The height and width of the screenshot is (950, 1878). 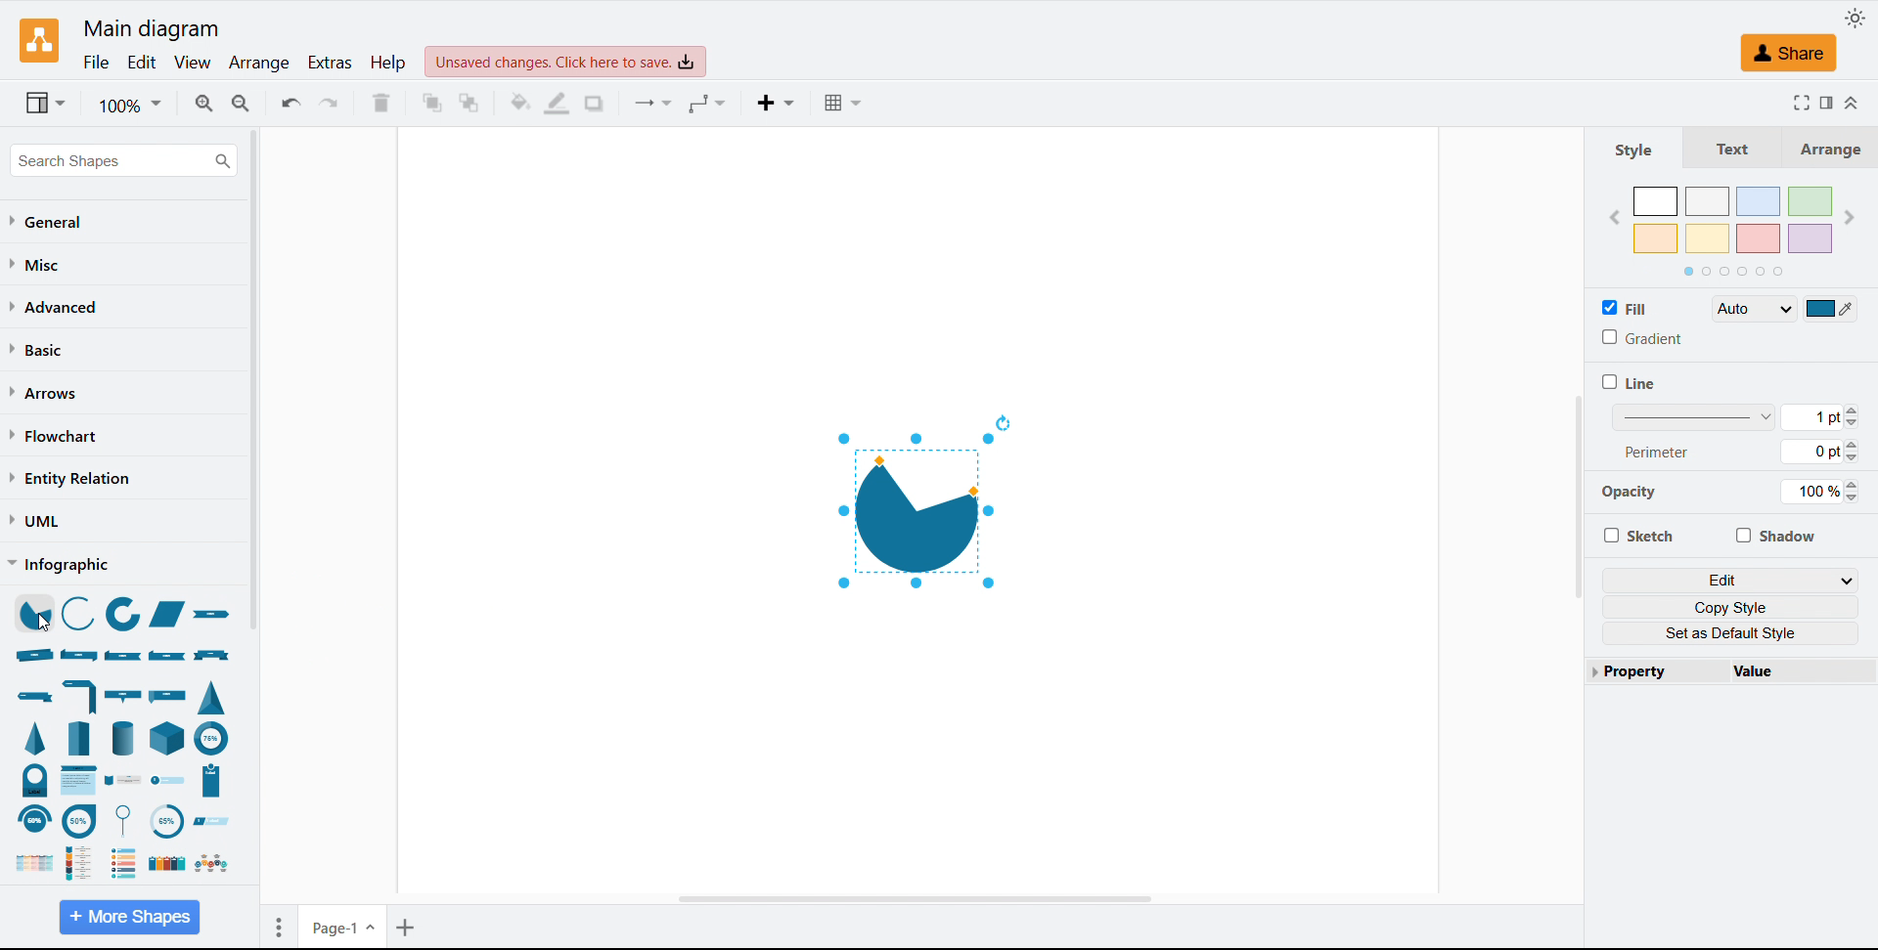 I want to click on General , so click(x=50, y=223).